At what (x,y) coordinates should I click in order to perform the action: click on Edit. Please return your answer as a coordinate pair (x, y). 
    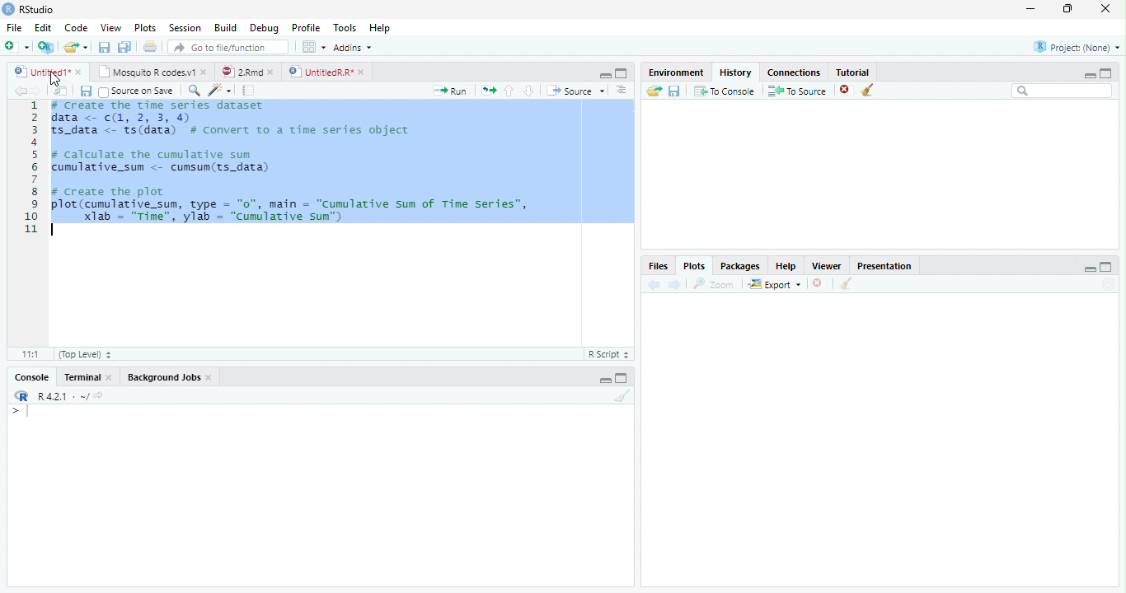
    Looking at the image, I should click on (45, 30).